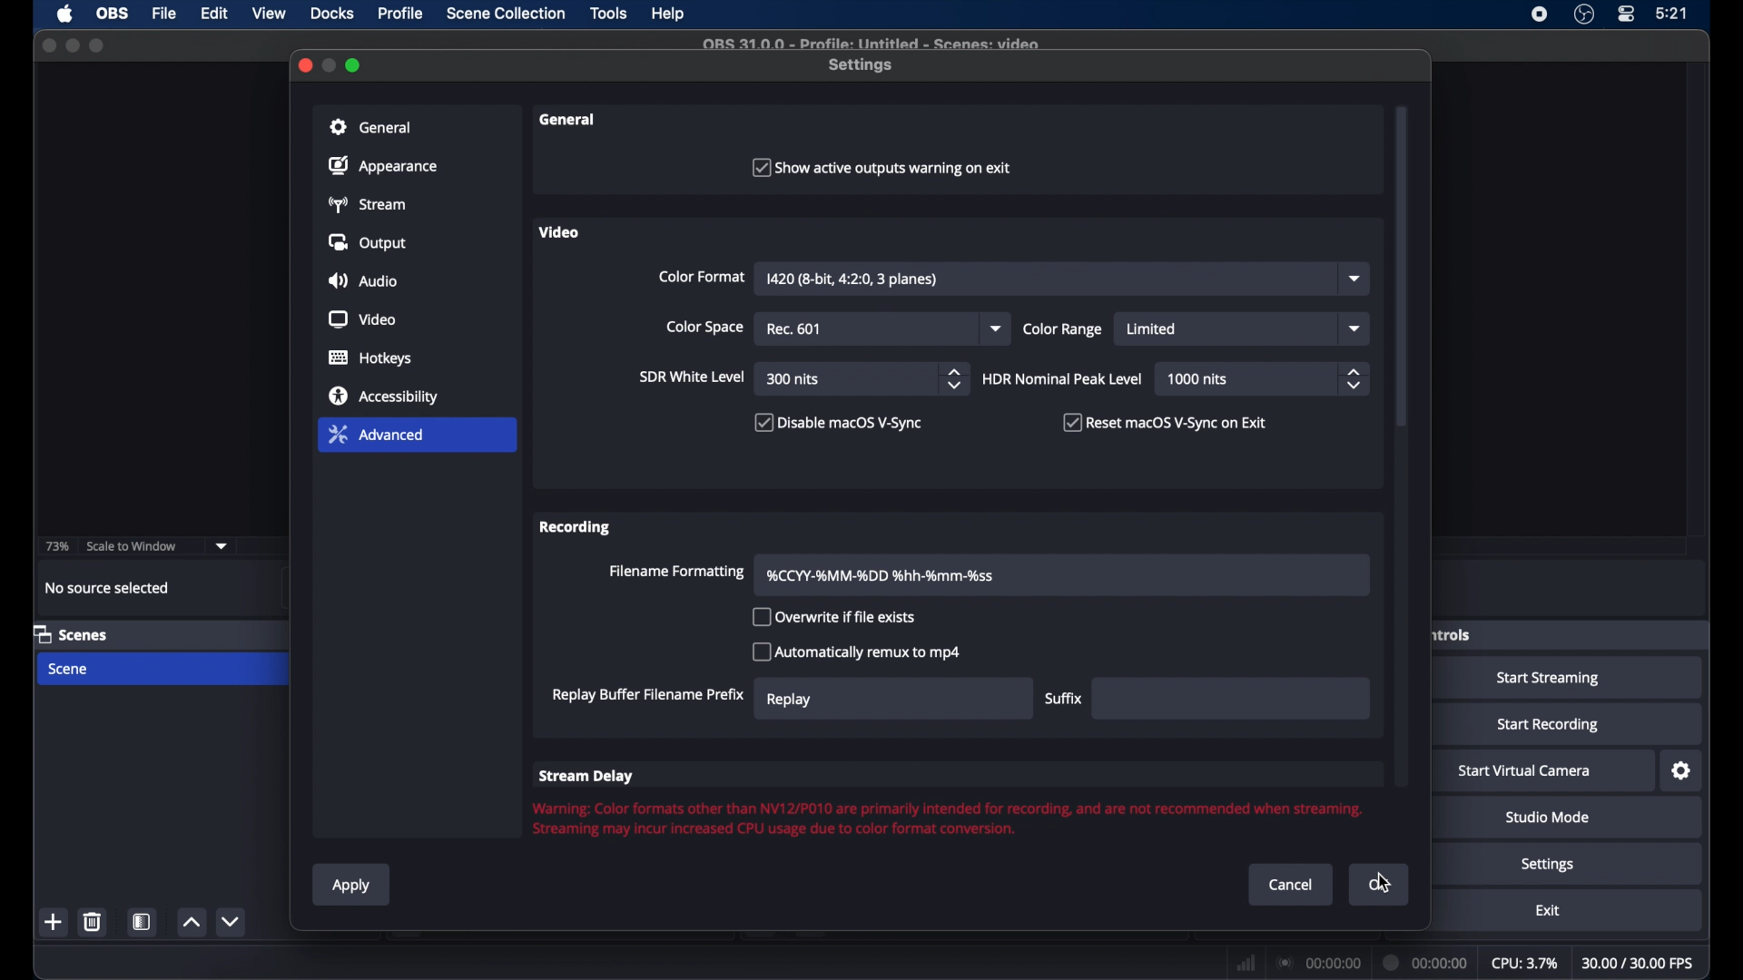 The height and width of the screenshot is (980, 1743). I want to click on general, so click(571, 119).